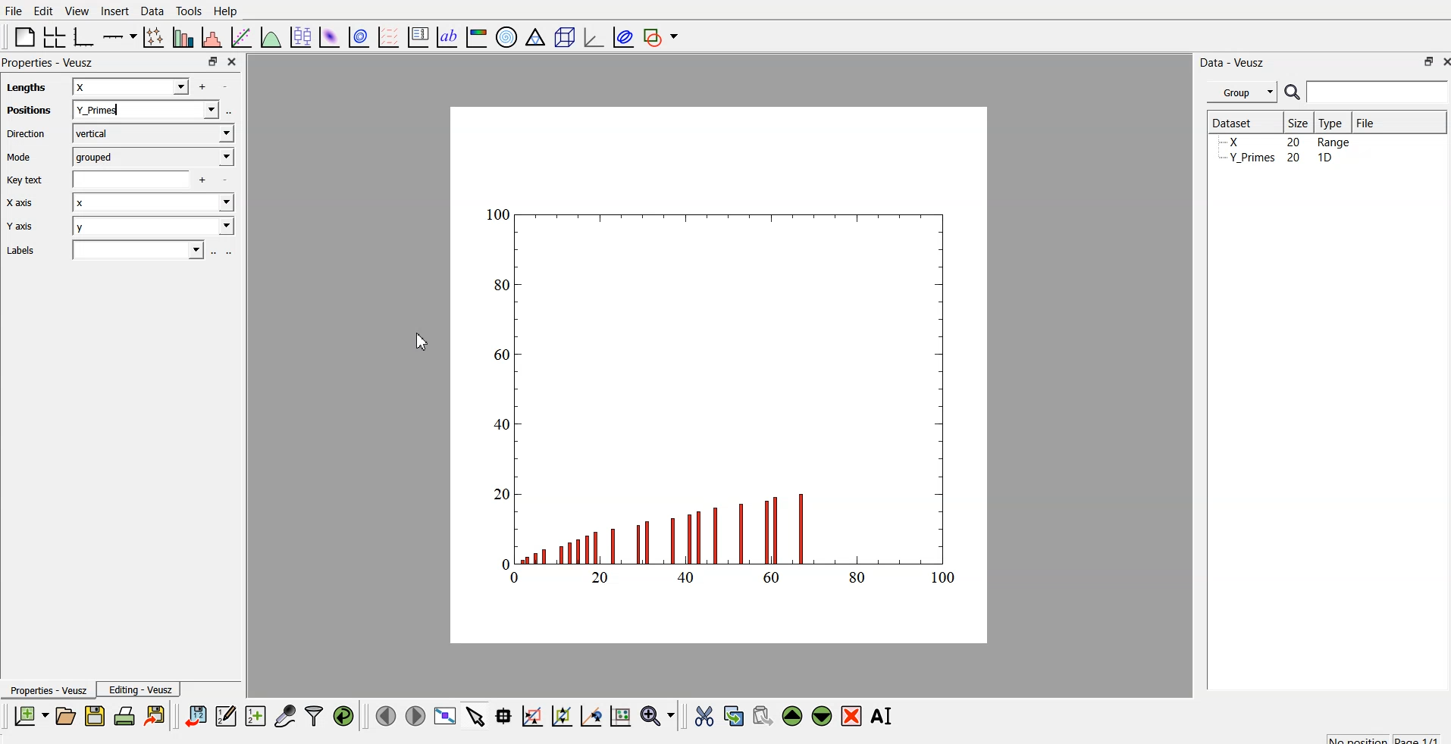 The width and height of the screenshot is (1451, 744). What do you see at coordinates (420, 345) in the screenshot?
I see `cursor` at bounding box center [420, 345].